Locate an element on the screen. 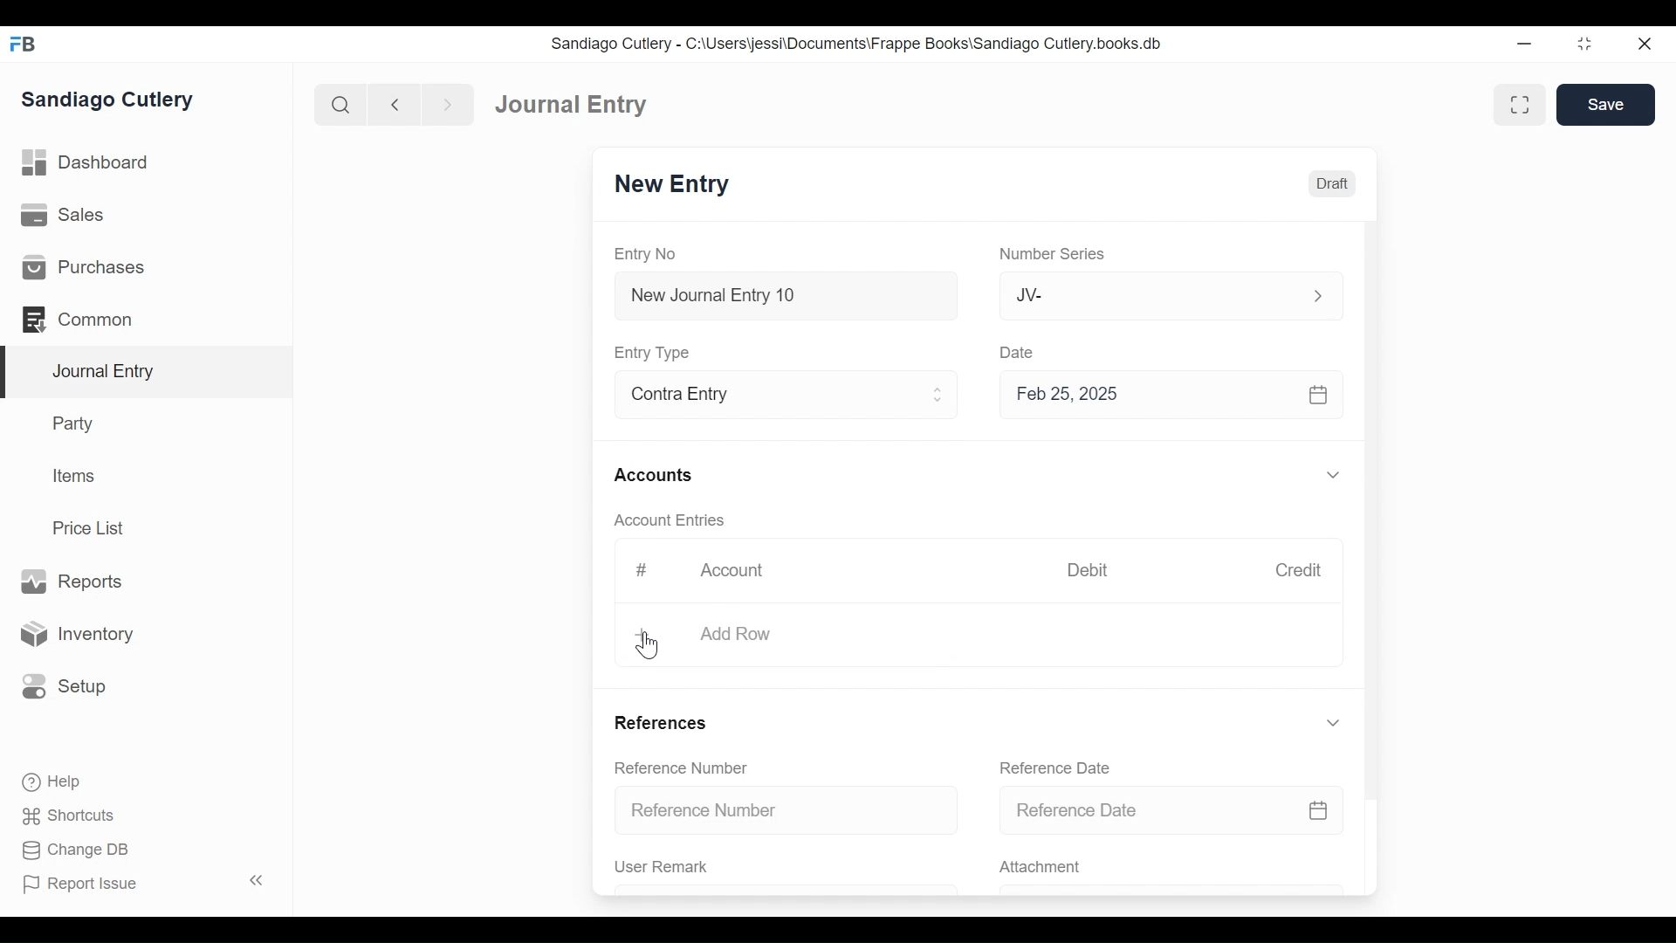 Image resolution: width=1676 pixels, height=943 pixels. Add Row is located at coordinates (734, 632).